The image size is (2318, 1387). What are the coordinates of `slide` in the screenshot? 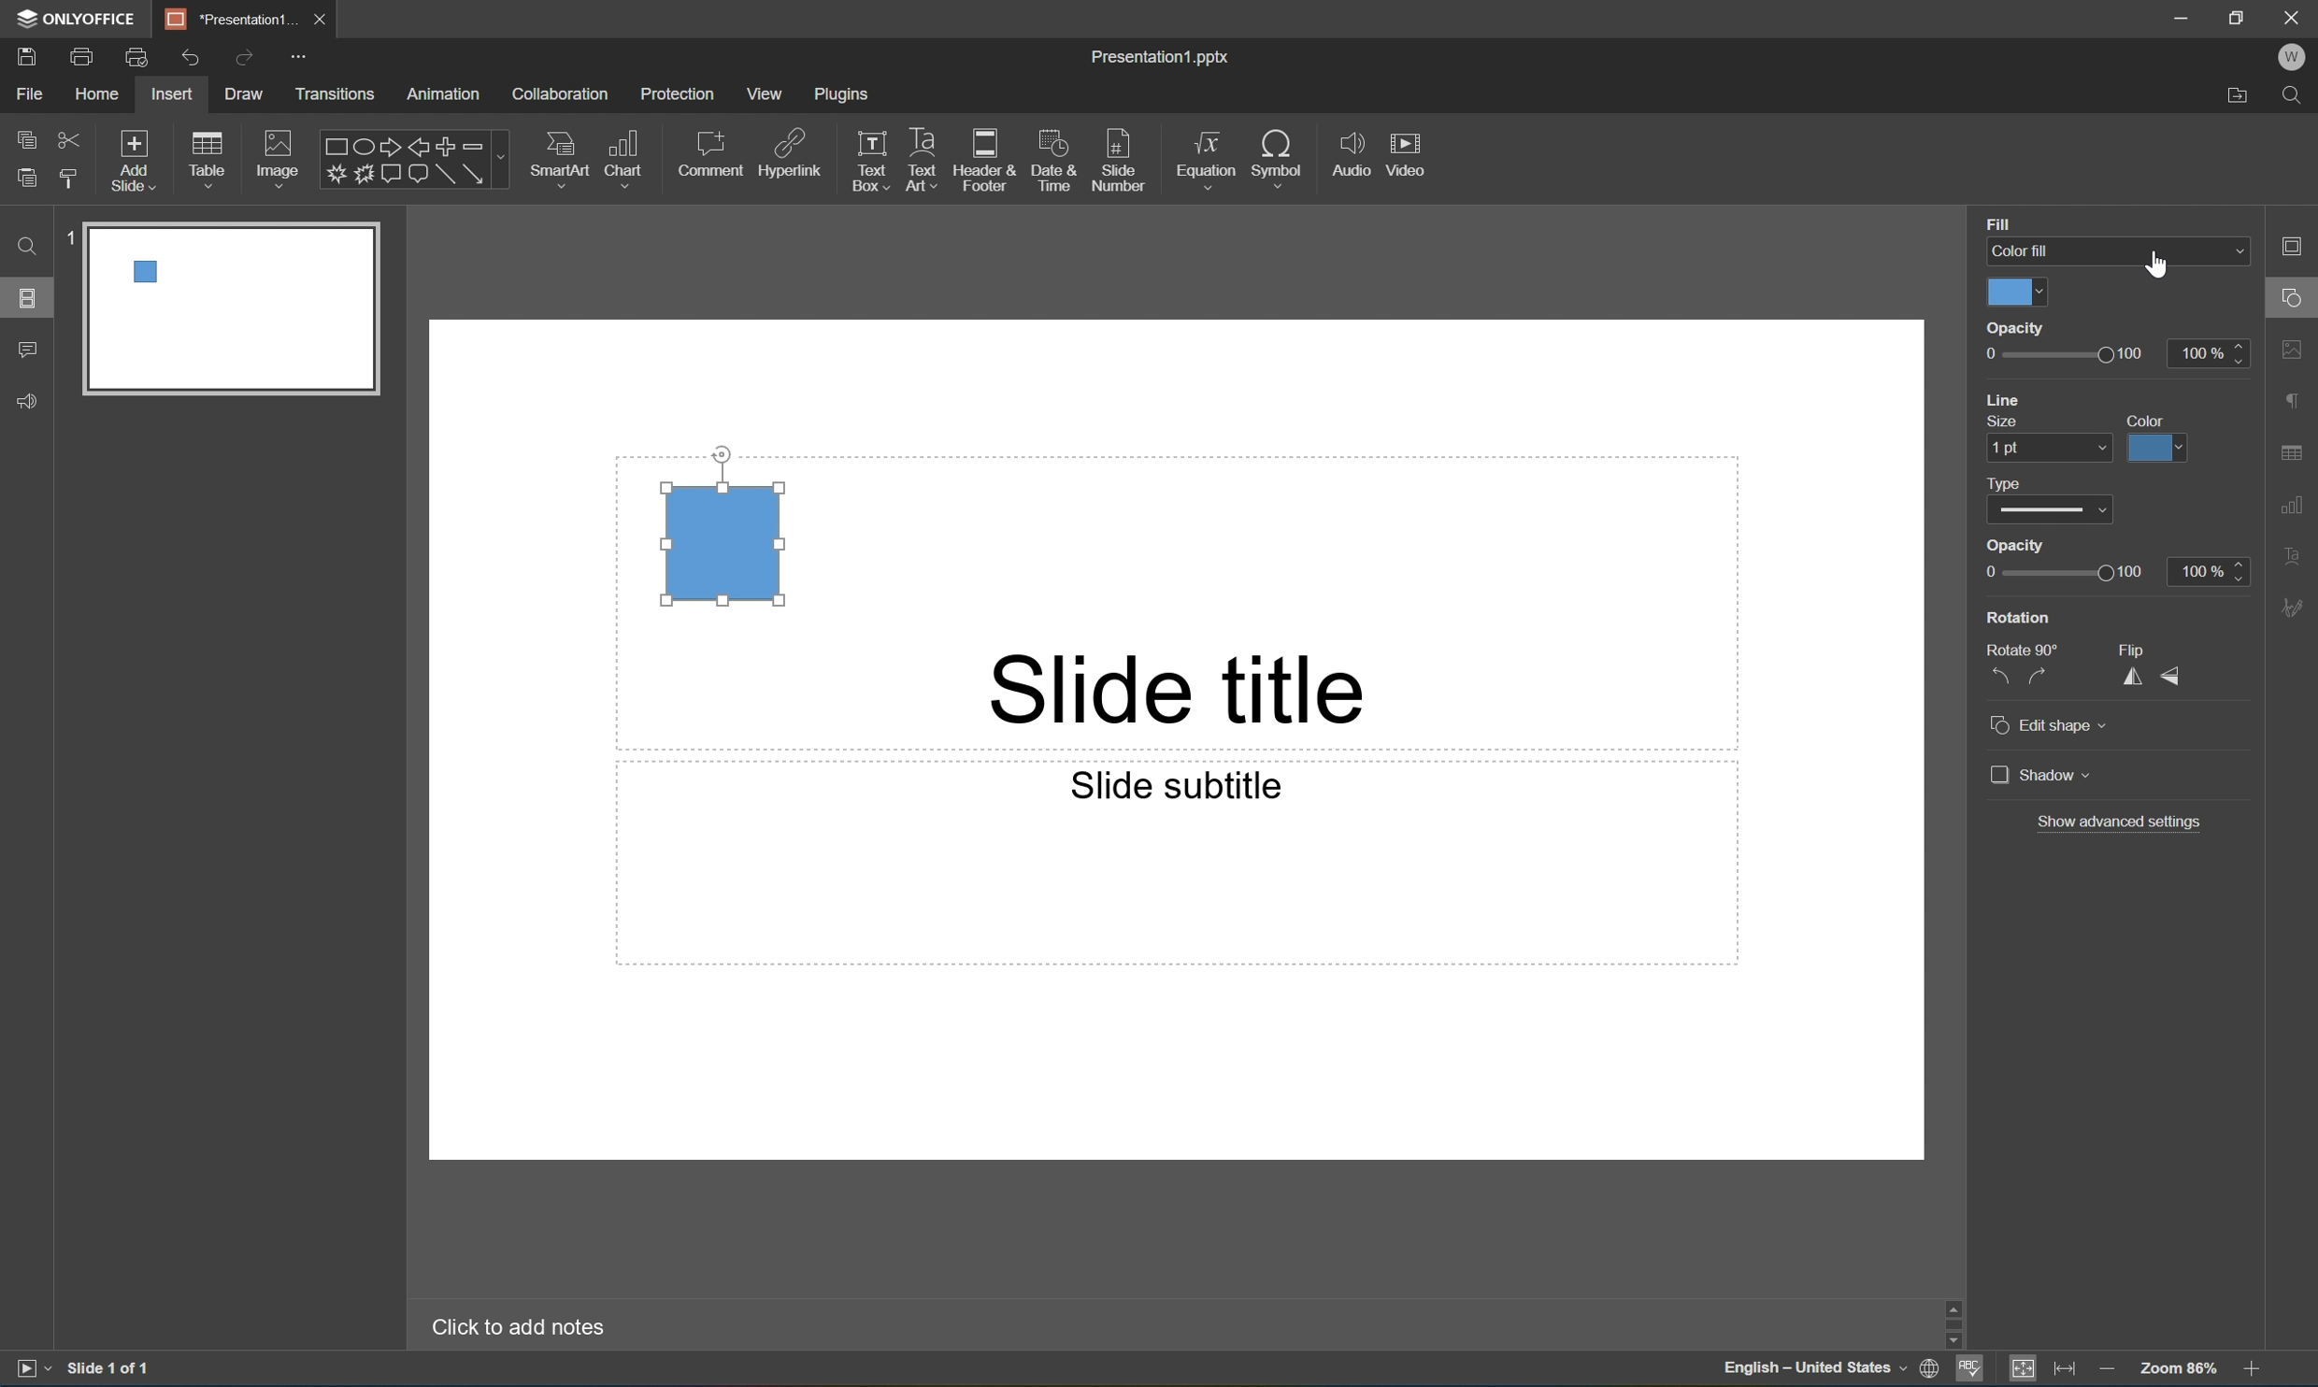 It's located at (232, 311).